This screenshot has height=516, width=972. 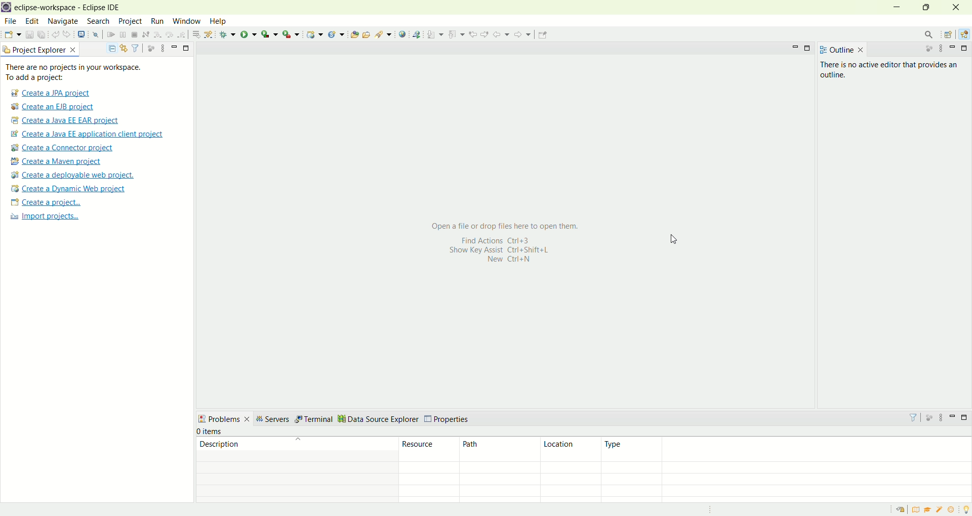 I want to click on maximize, so click(x=966, y=48).